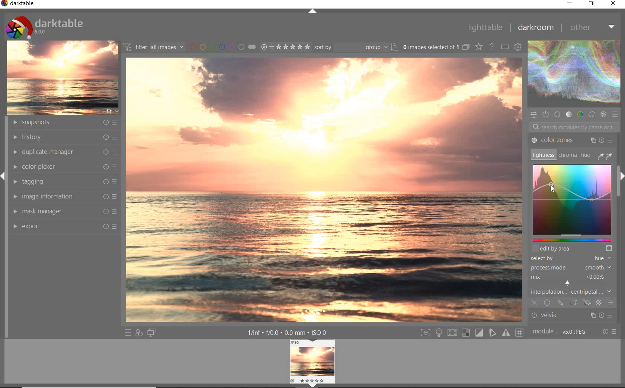  Describe the element at coordinates (64, 181) in the screenshot. I see `TAGGING` at that location.